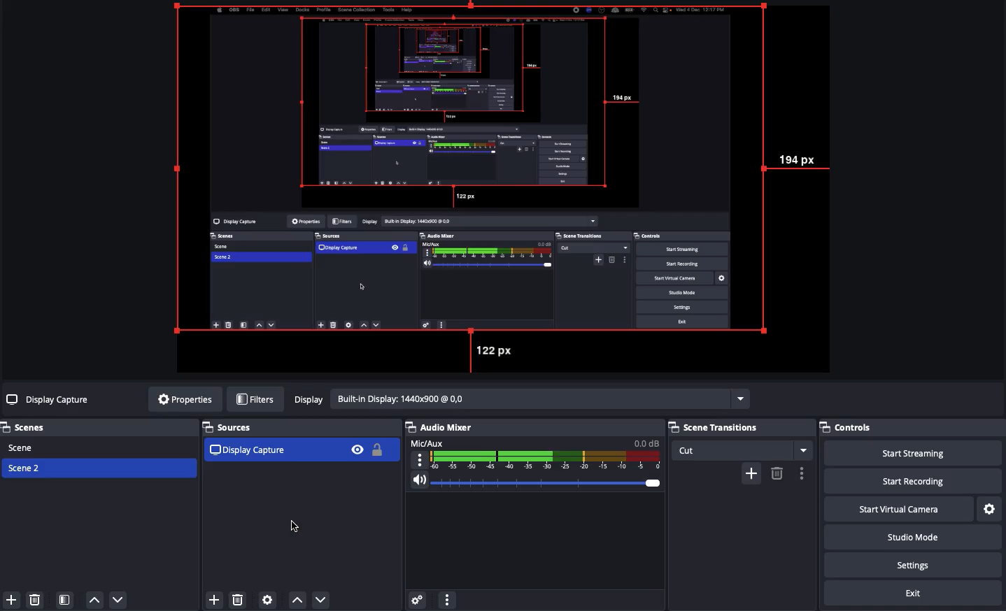 The width and height of the screenshot is (1006, 611). I want to click on Studio mode, so click(910, 536).